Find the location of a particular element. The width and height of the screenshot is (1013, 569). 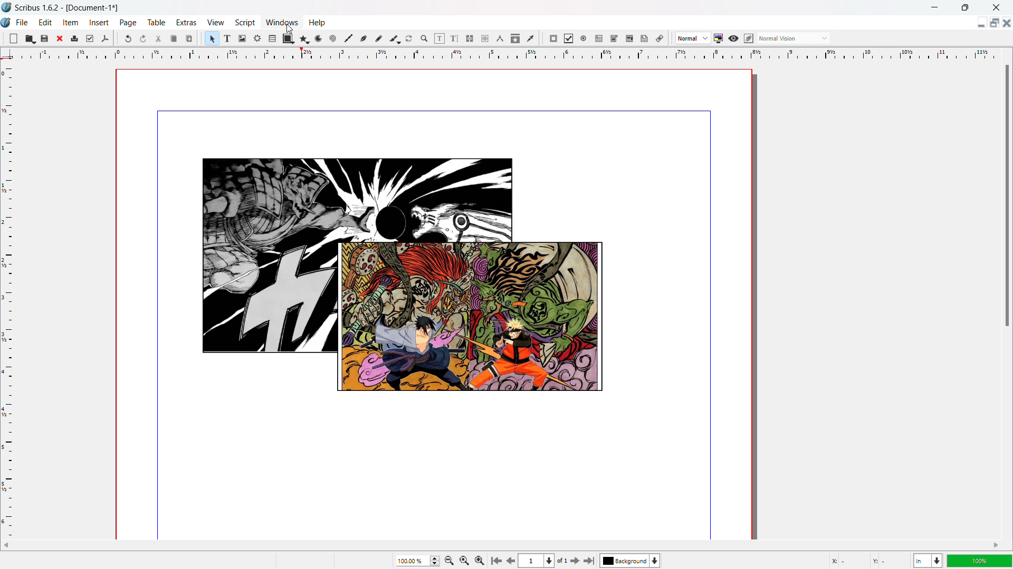

file is located at coordinates (23, 22).